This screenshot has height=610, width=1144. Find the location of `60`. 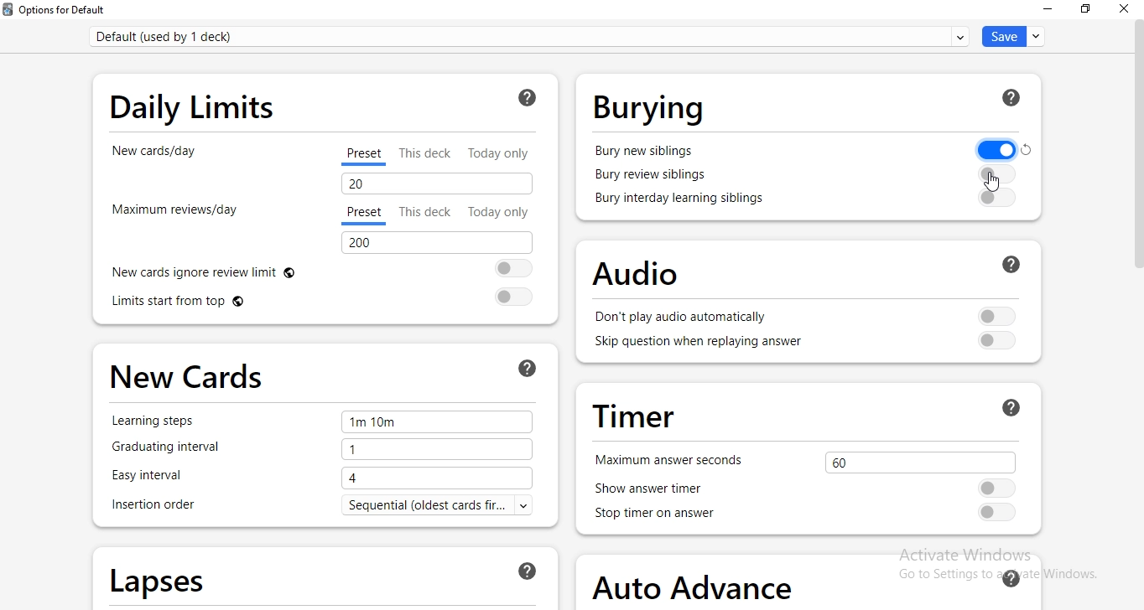

60 is located at coordinates (918, 460).